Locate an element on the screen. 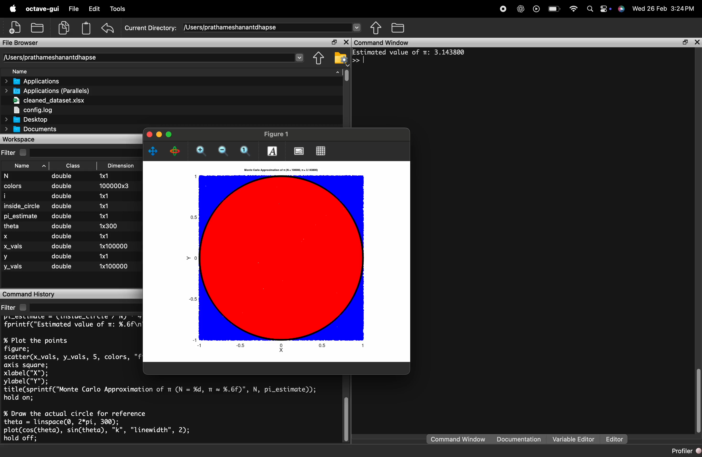 Image resolution: width=702 pixels, height=457 pixels. Command Window is located at coordinates (459, 439).